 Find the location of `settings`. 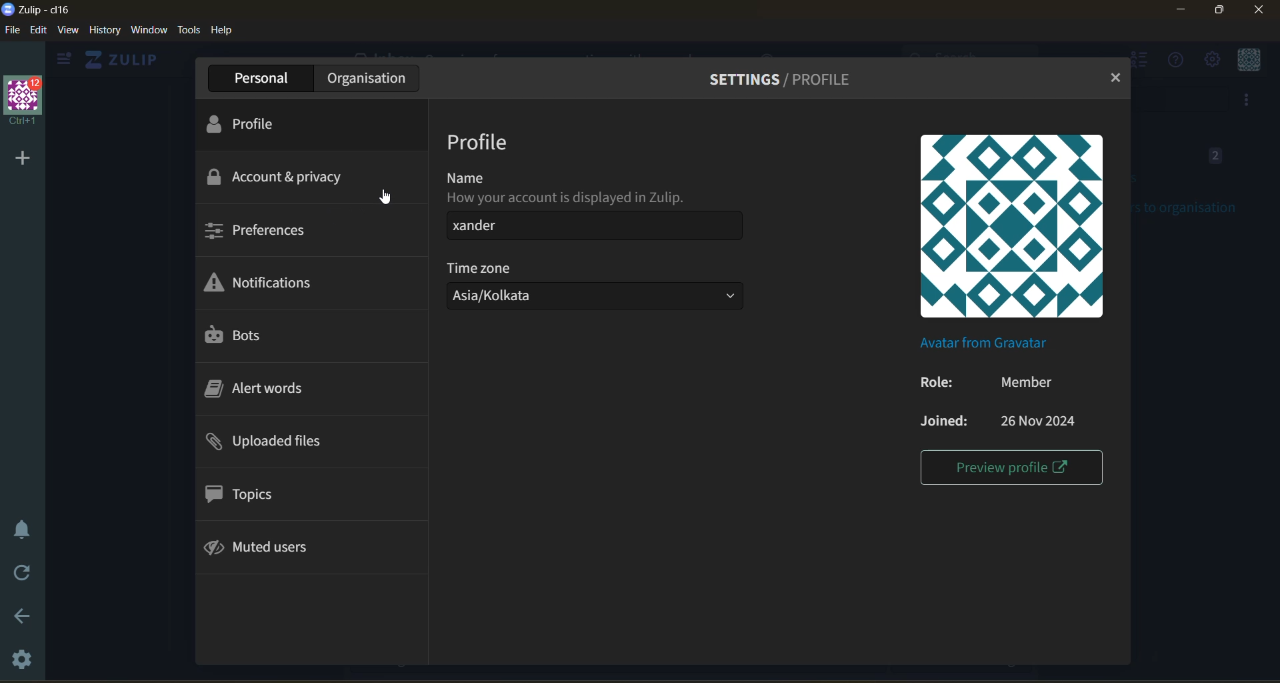

settings is located at coordinates (25, 660).